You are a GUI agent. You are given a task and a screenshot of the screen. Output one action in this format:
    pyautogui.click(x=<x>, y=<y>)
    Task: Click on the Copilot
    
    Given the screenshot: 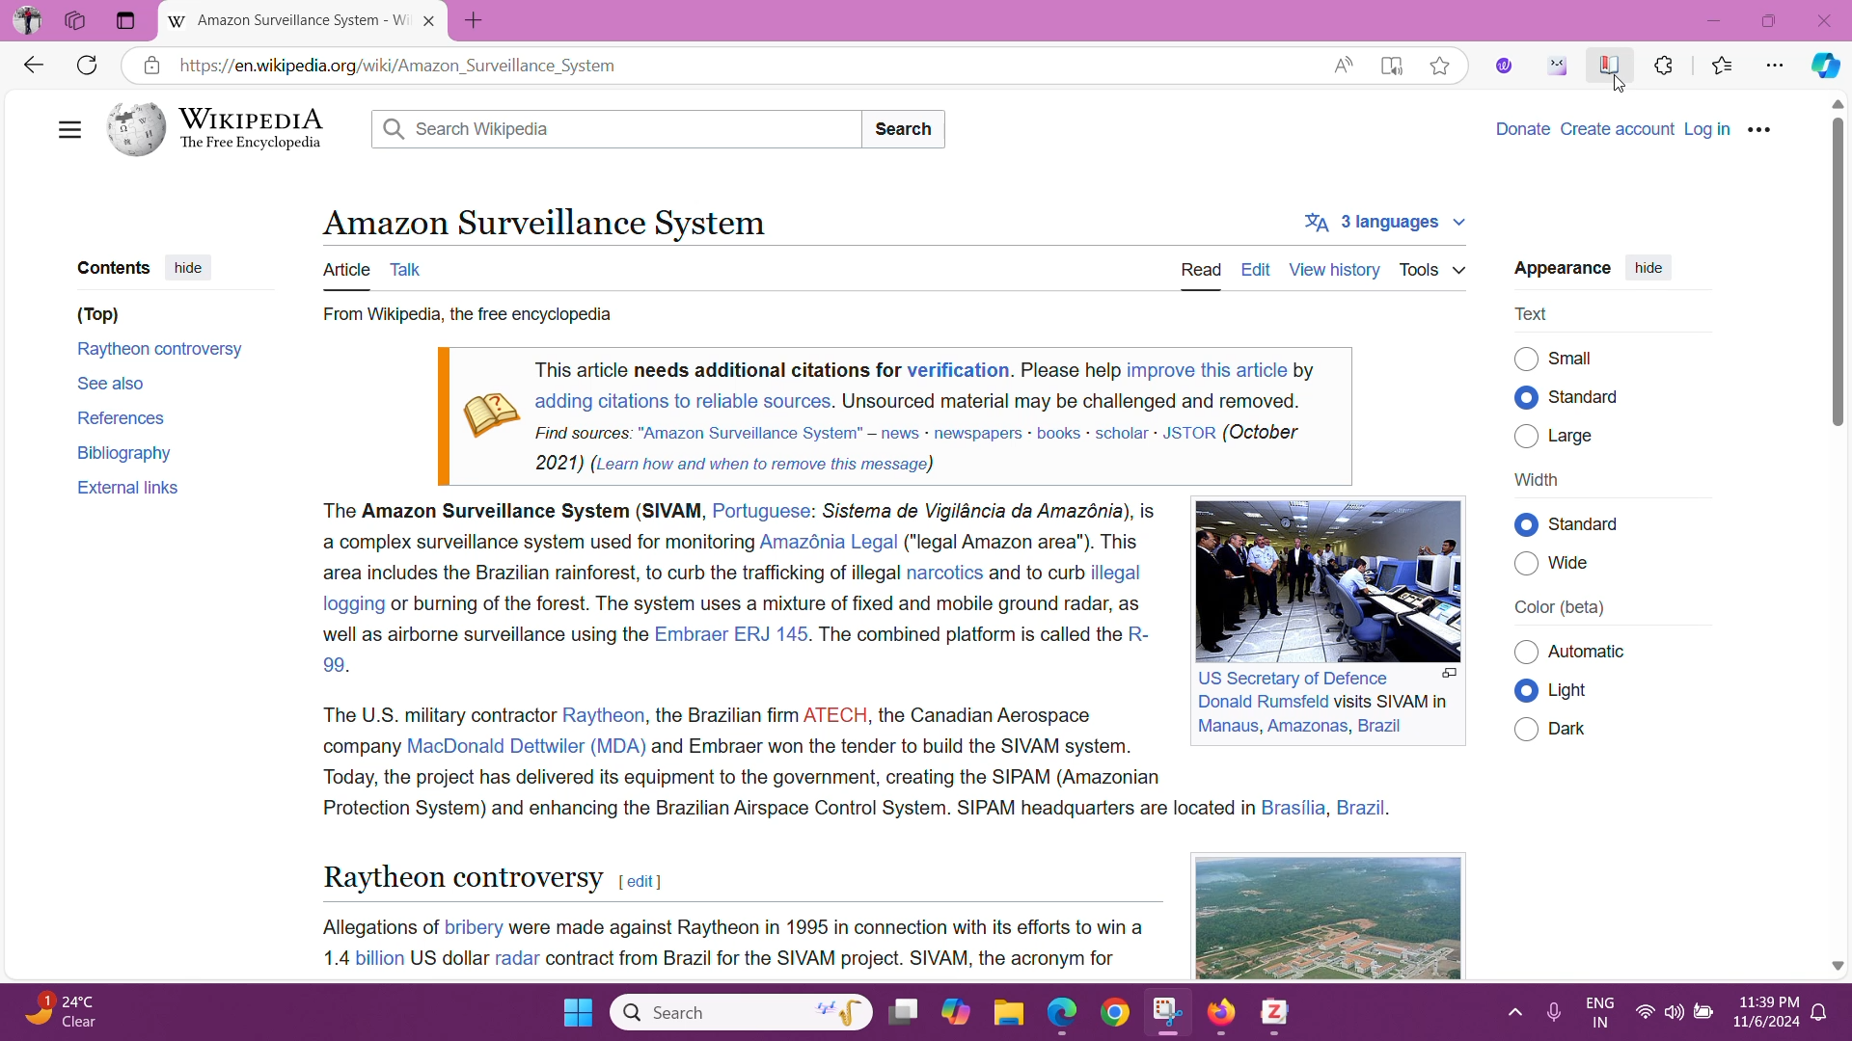 What is the action you would take?
    pyautogui.click(x=1823, y=67)
    